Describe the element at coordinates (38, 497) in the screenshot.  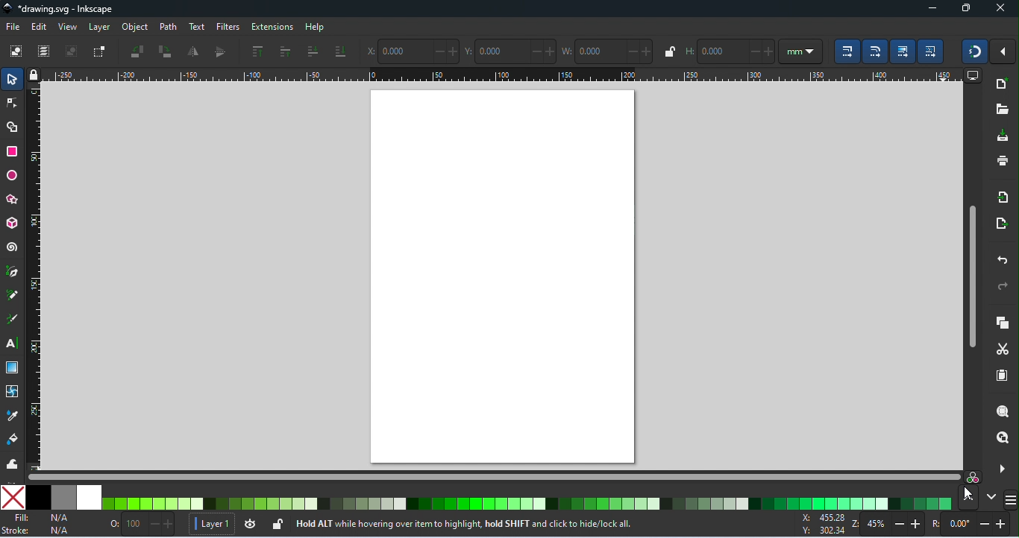
I see `black` at that location.